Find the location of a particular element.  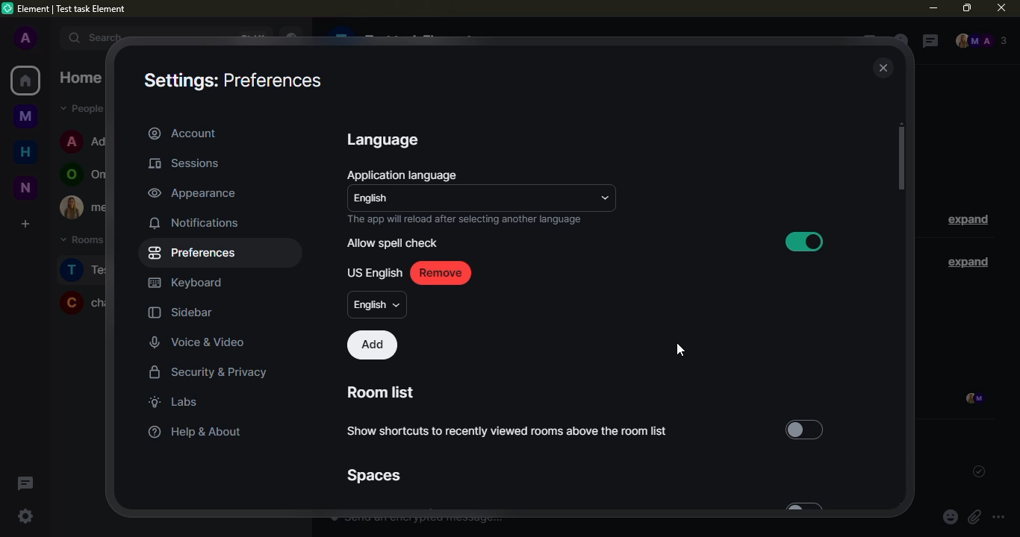

sidebar is located at coordinates (181, 313).